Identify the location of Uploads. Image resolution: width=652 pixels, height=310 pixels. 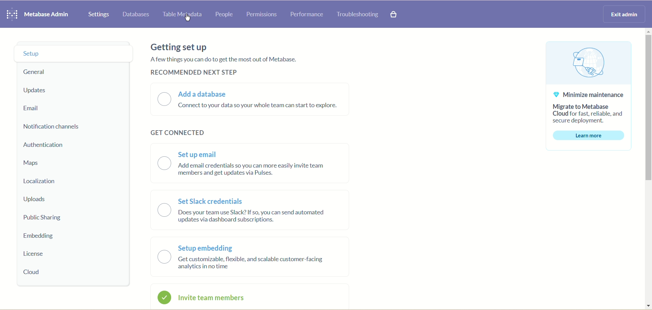
(56, 198).